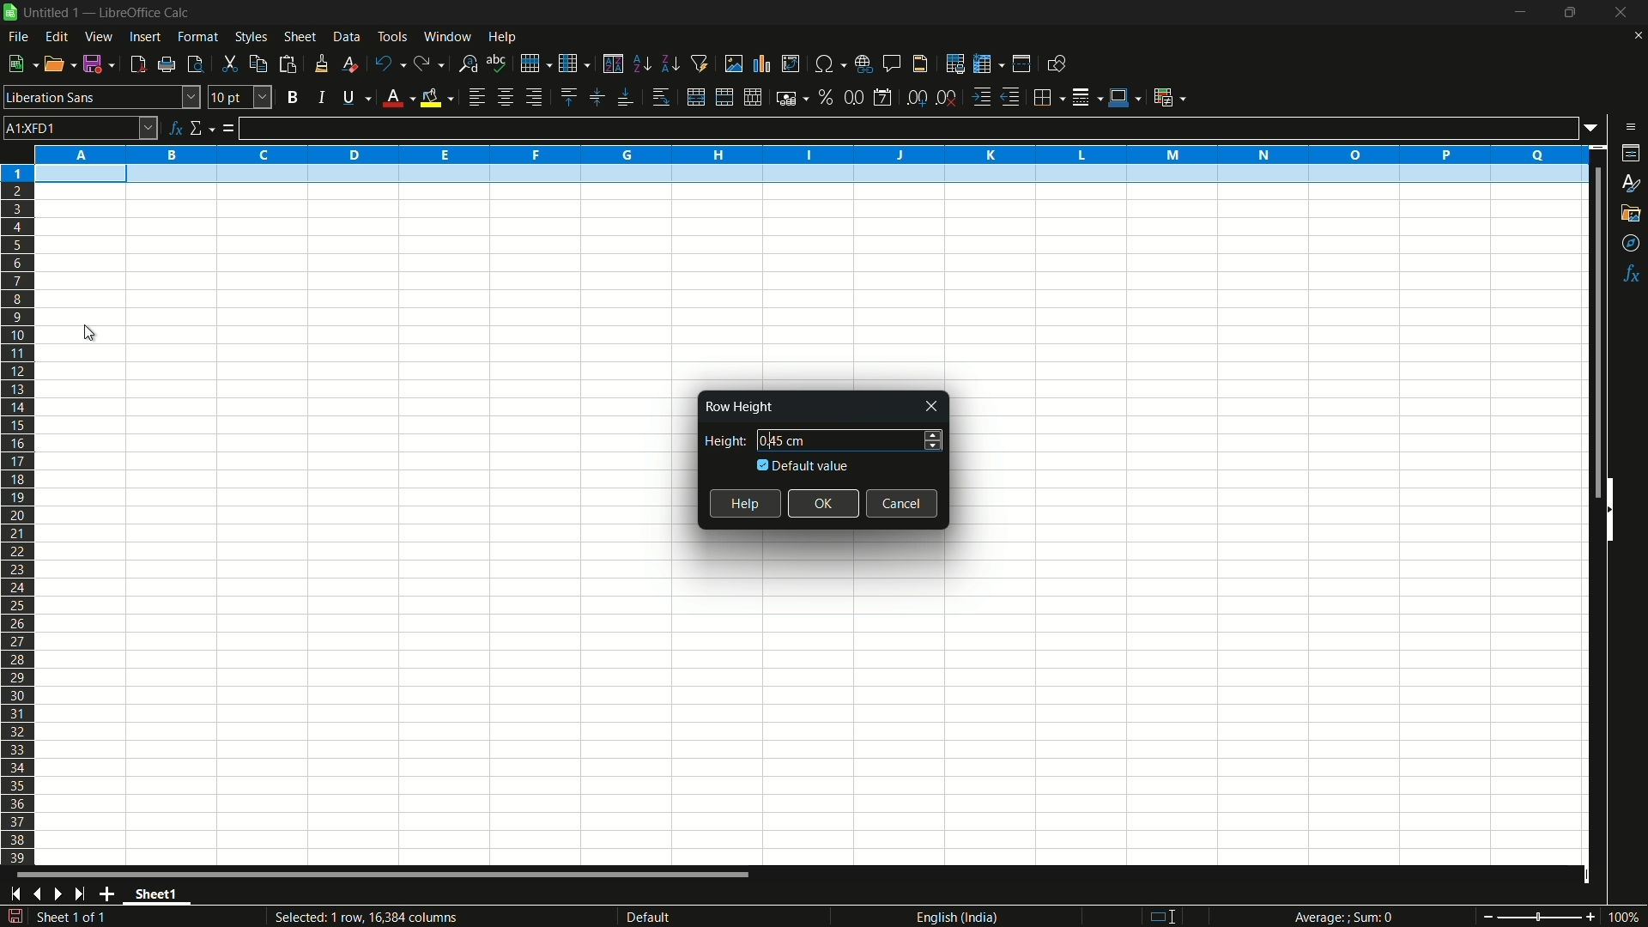 The image size is (1648, 927). Describe the element at coordinates (700, 64) in the screenshot. I see `auto filter` at that location.